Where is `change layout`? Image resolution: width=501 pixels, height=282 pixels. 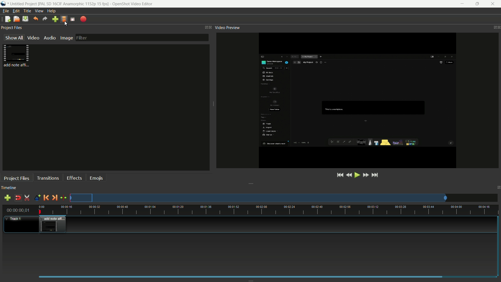
change layout is located at coordinates (203, 27).